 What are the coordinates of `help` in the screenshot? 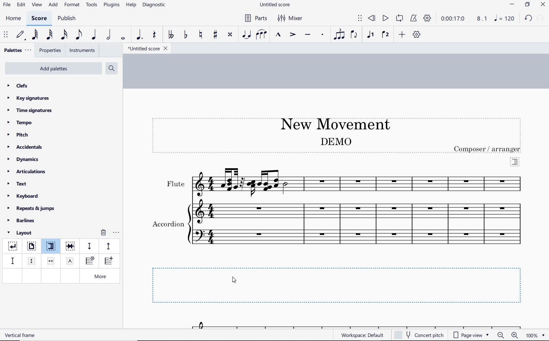 It's located at (130, 5).